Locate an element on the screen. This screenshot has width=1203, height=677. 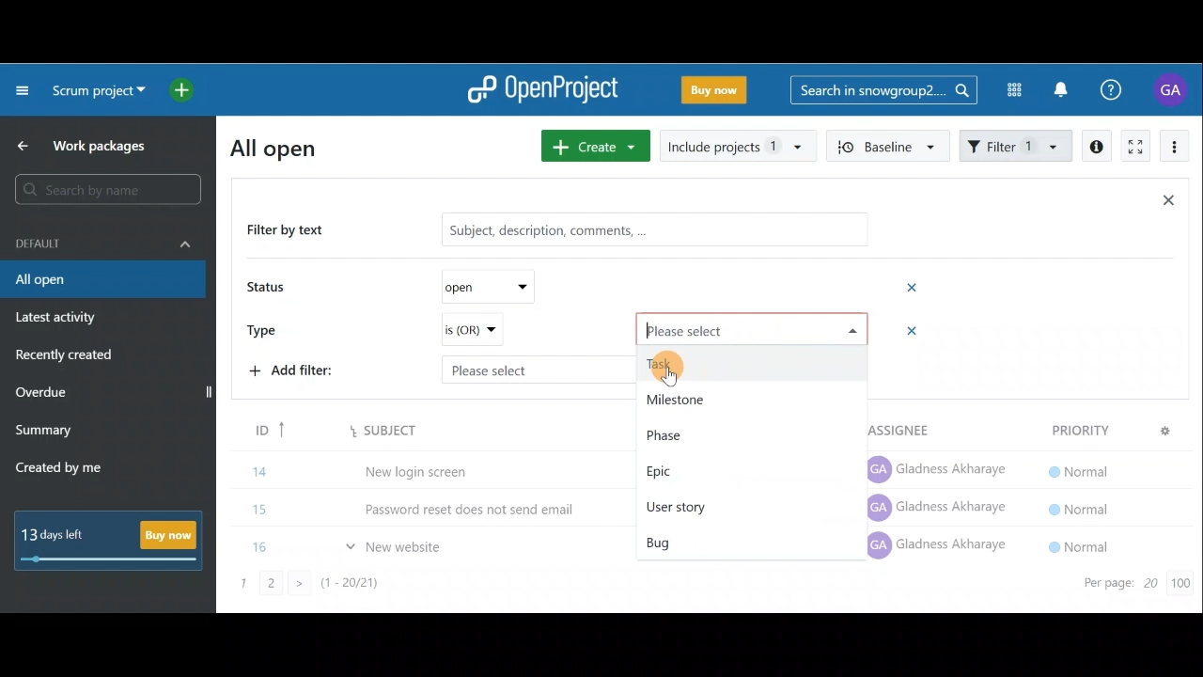
OpenProject is located at coordinates (542, 91).